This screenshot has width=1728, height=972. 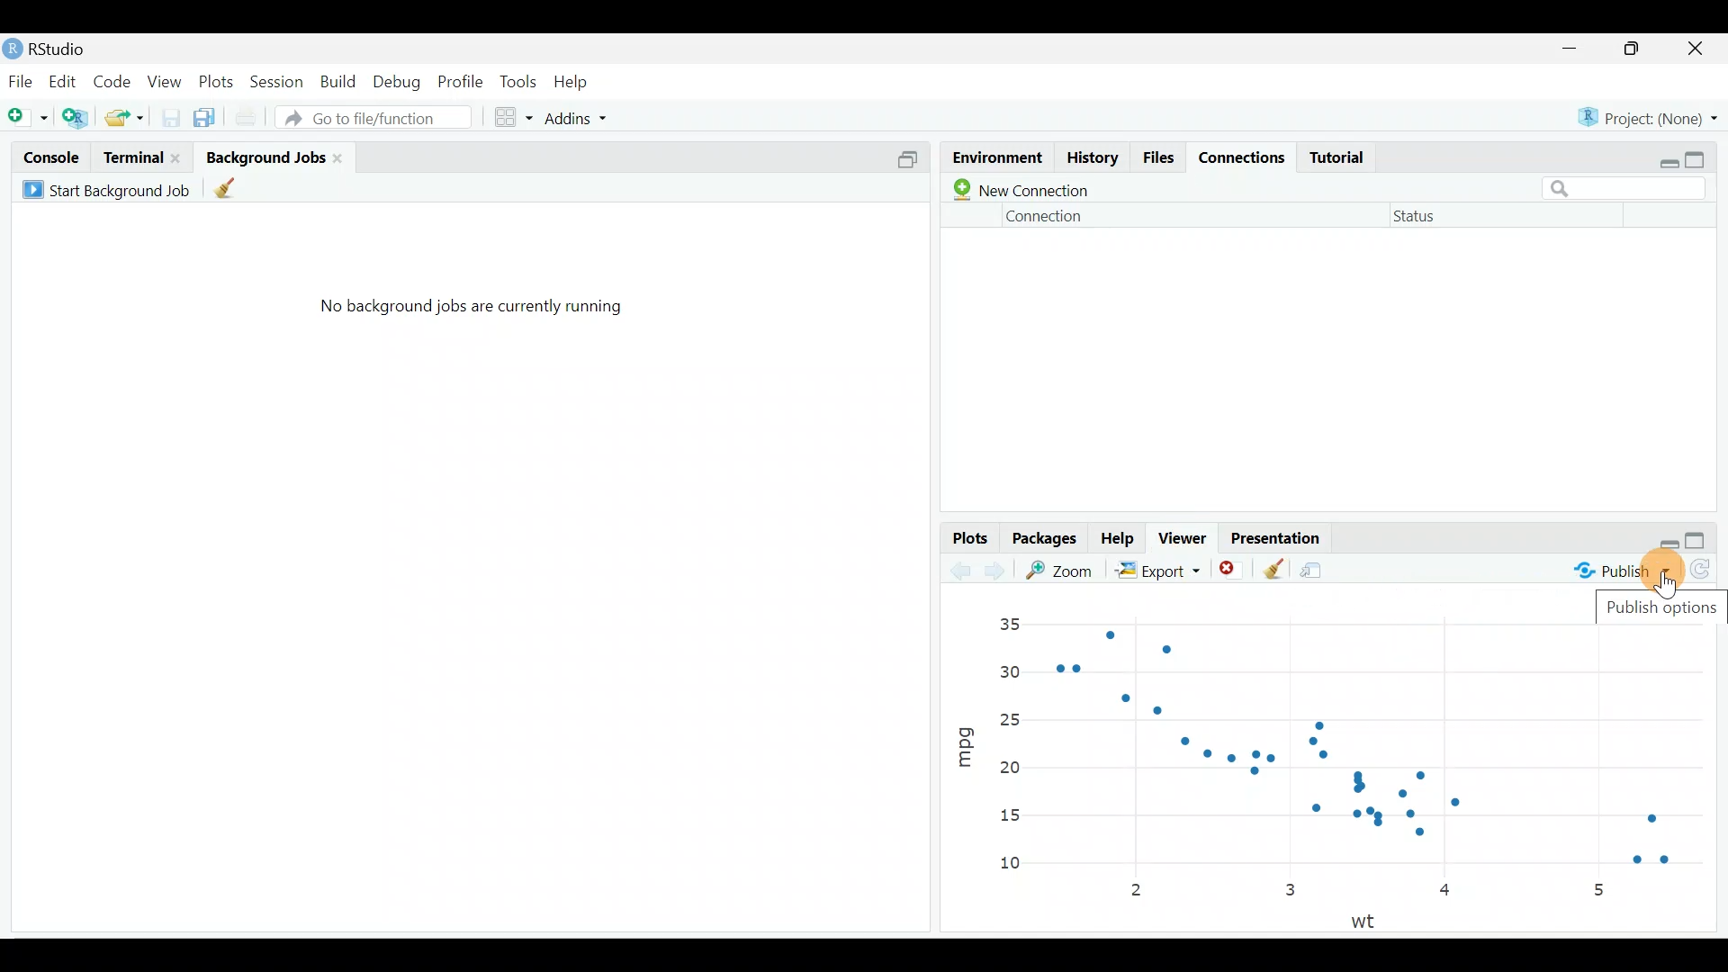 What do you see at coordinates (1669, 542) in the screenshot?
I see `Restore down` at bounding box center [1669, 542].